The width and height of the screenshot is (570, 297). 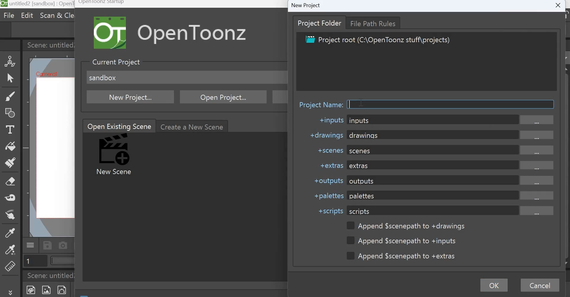 What do you see at coordinates (328, 165) in the screenshot?
I see `+extras` at bounding box center [328, 165].